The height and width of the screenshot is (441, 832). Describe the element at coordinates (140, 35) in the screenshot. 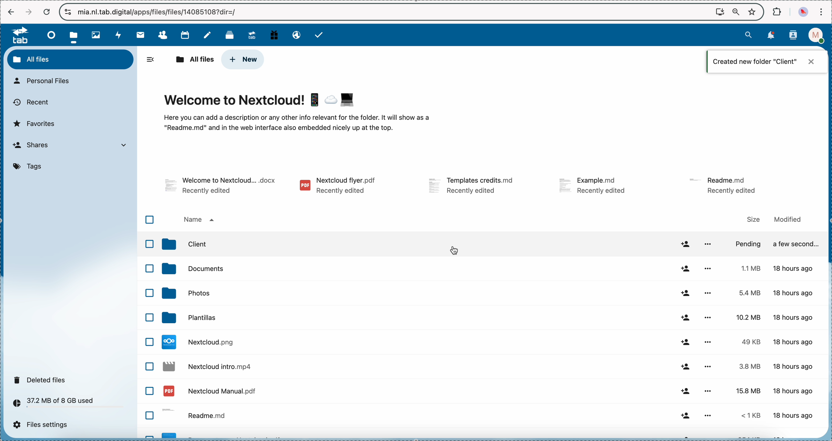

I see `mail` at that location.